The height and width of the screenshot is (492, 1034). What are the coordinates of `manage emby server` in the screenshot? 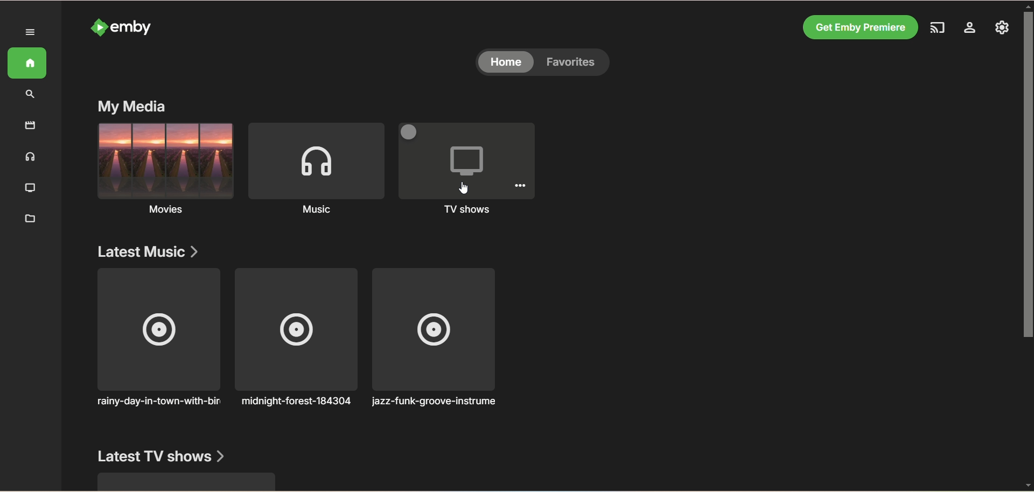 It's located at (1000, 29).